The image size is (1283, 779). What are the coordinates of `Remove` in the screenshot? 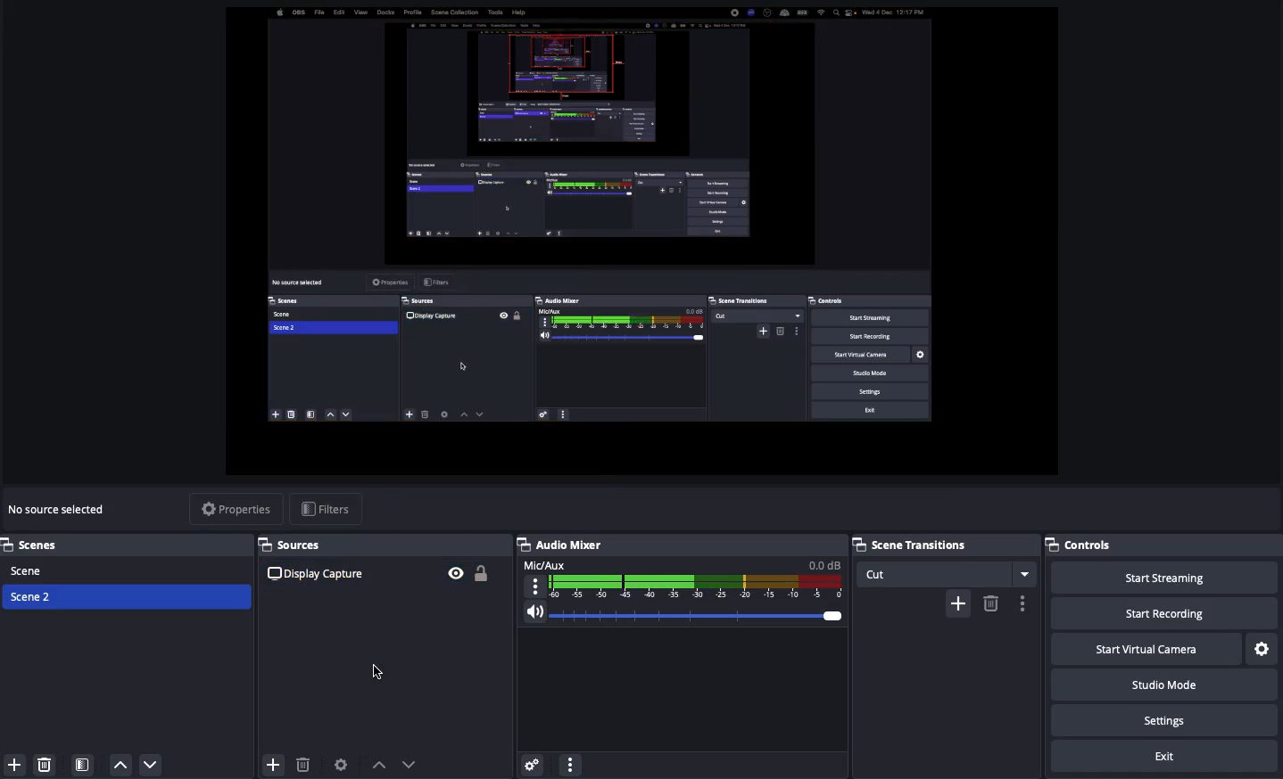 It's located at (44, 763).